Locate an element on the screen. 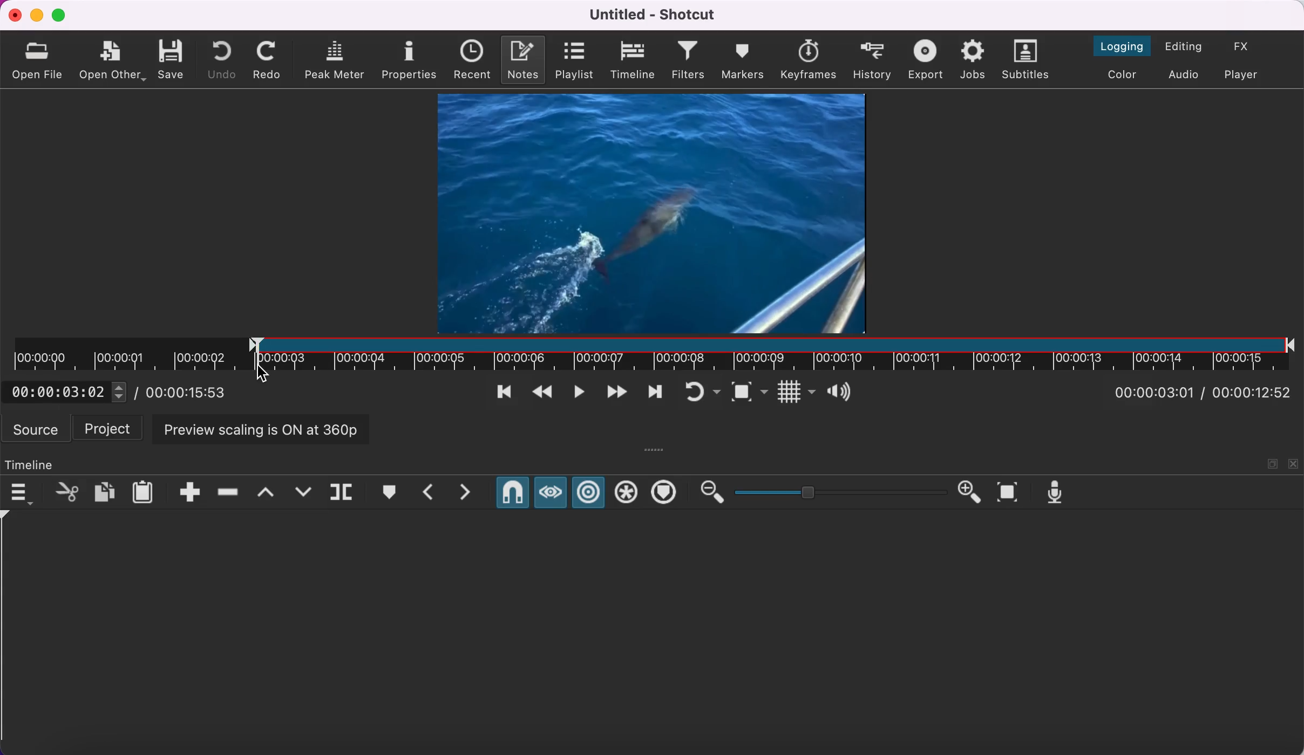  previous marker is located at coordinates (428, 492).